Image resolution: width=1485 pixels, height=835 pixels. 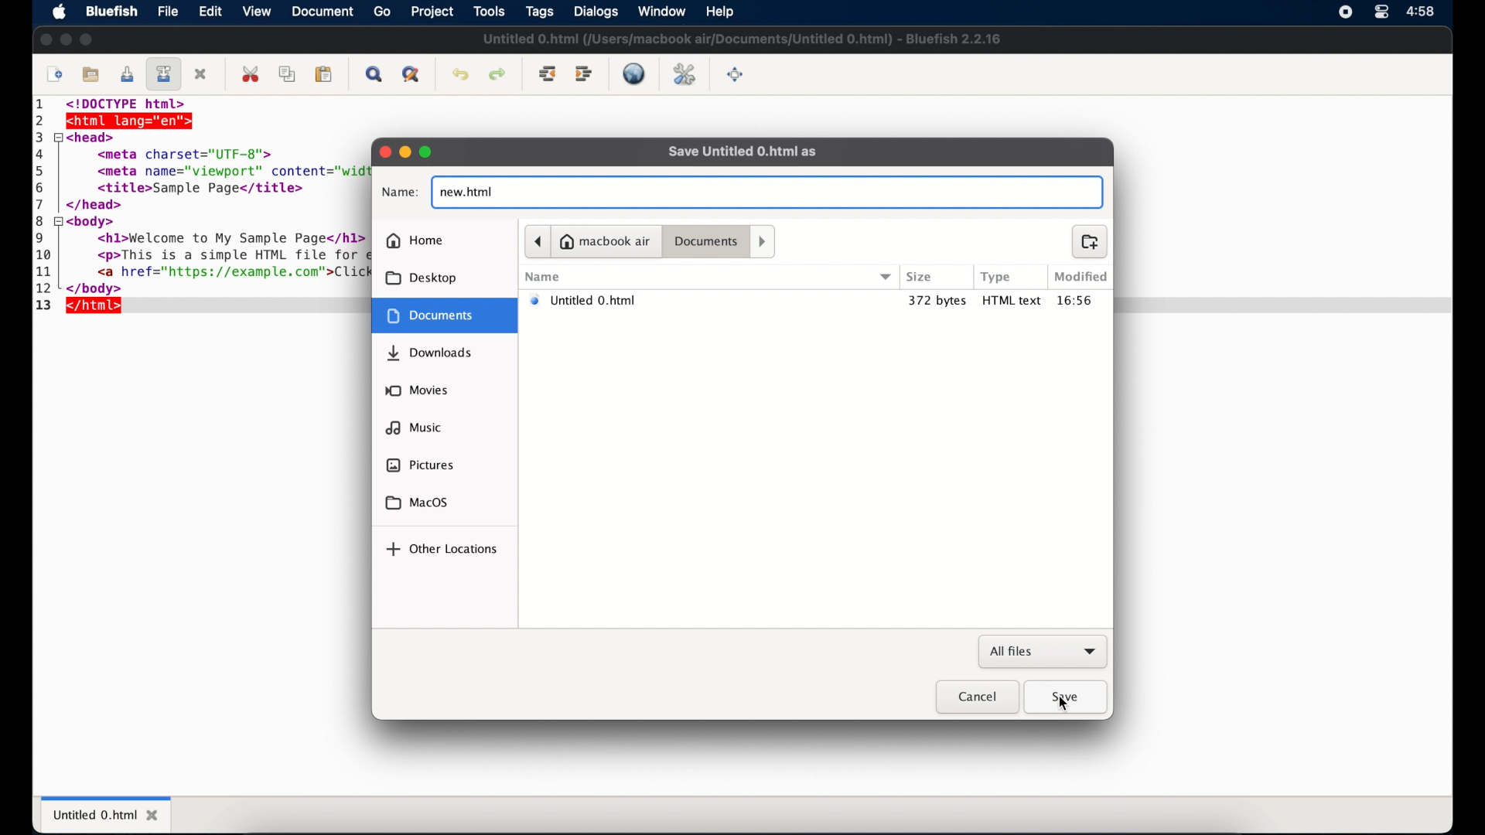 I want to click on 3, so click(x=39, y=137).